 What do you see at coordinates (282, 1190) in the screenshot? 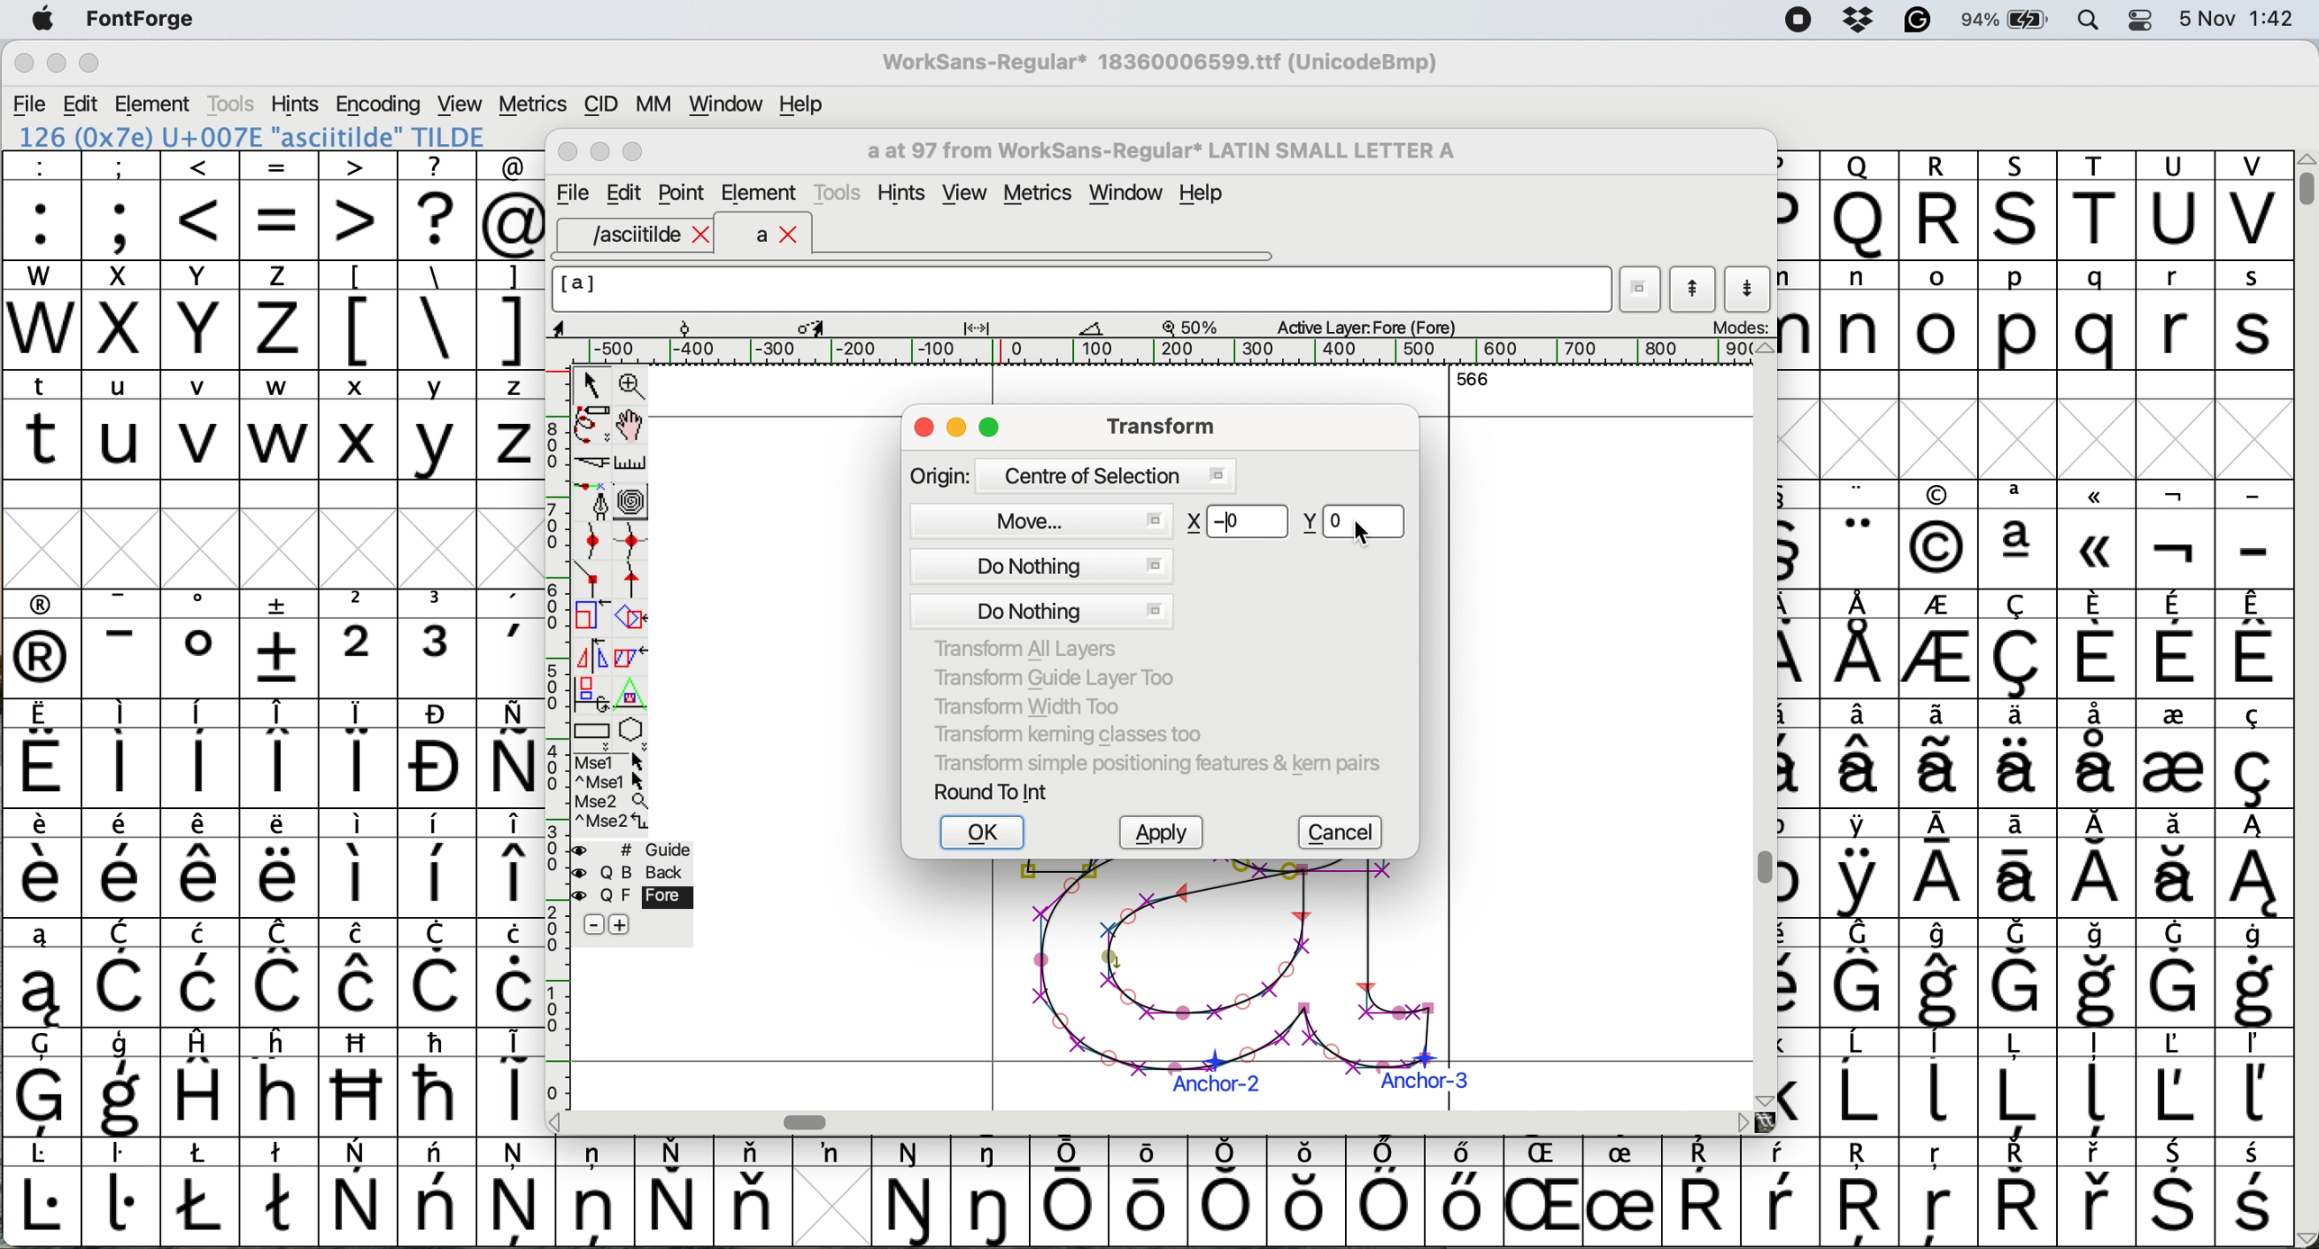
I see `symbol` at bounding box center [282, 1190].